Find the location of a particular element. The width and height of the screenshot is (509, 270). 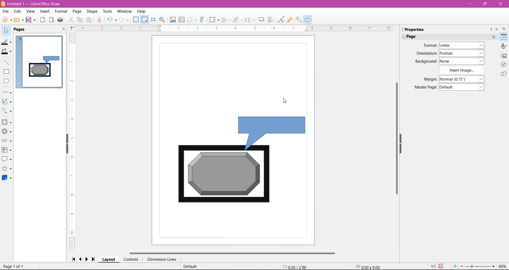

Margin is located at coordinates (425, 79).